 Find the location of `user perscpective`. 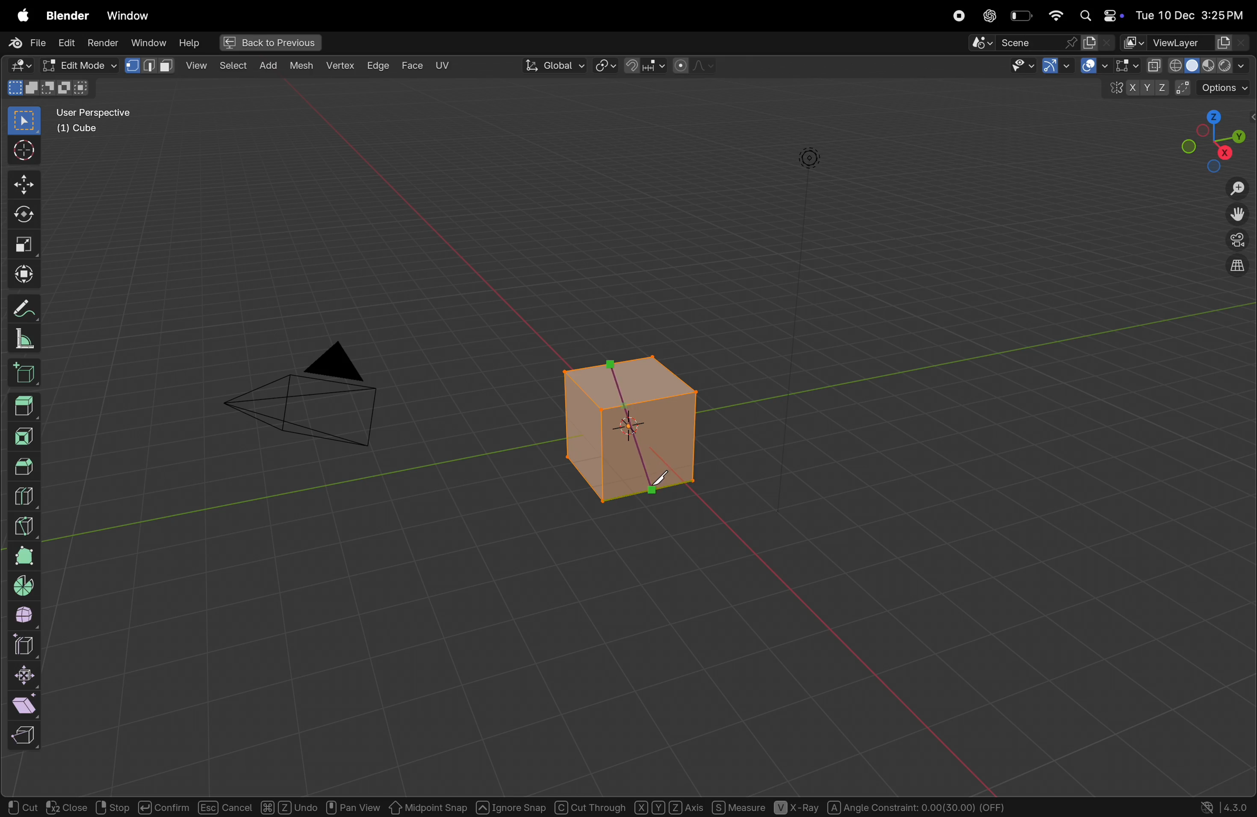

user perscpective is located at coordinates (101, 120).